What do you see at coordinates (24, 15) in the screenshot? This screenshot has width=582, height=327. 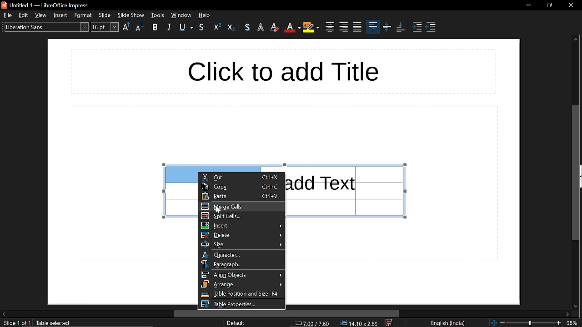 I see `edit` at bounding box center [24, 15].